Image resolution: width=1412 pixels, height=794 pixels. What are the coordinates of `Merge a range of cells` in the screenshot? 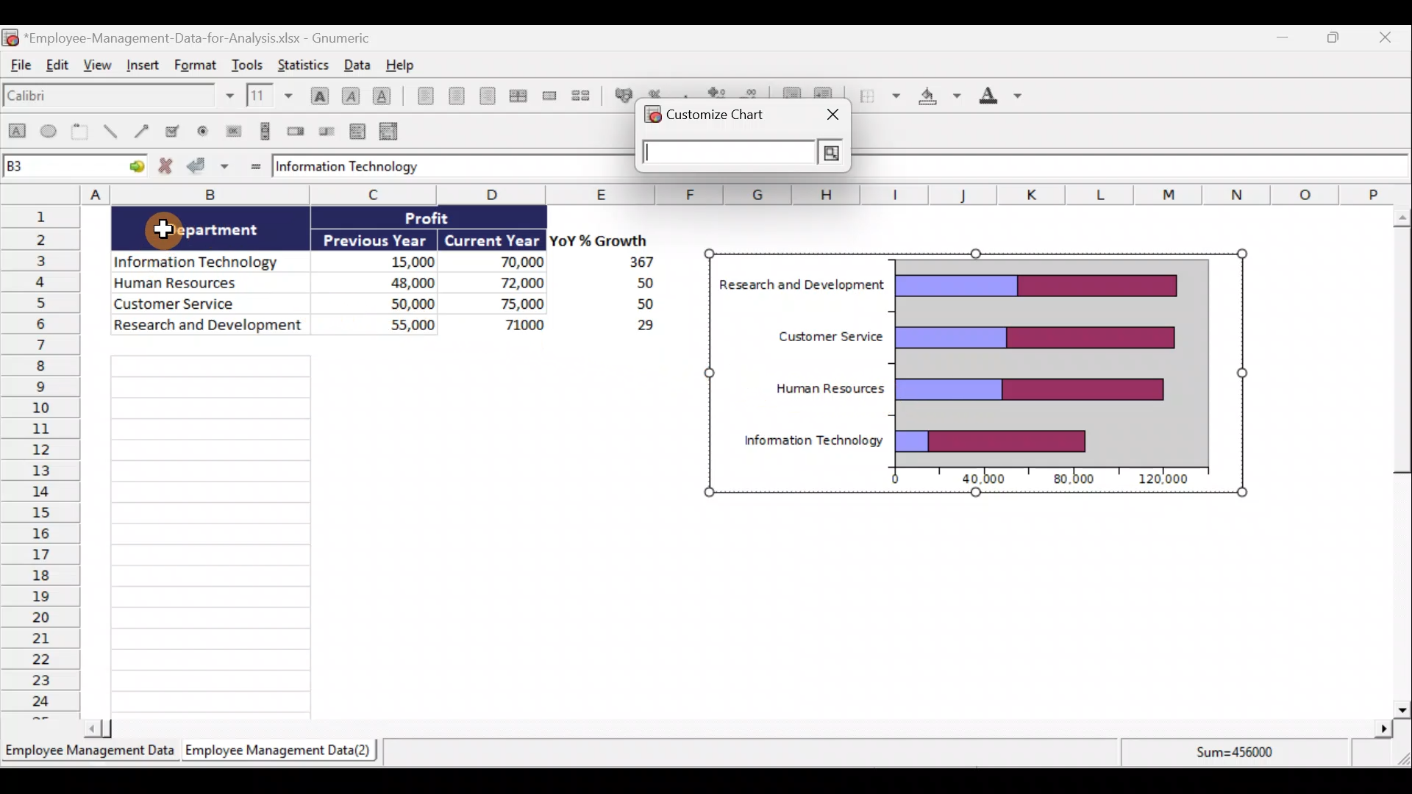 It's located at (549, 96).